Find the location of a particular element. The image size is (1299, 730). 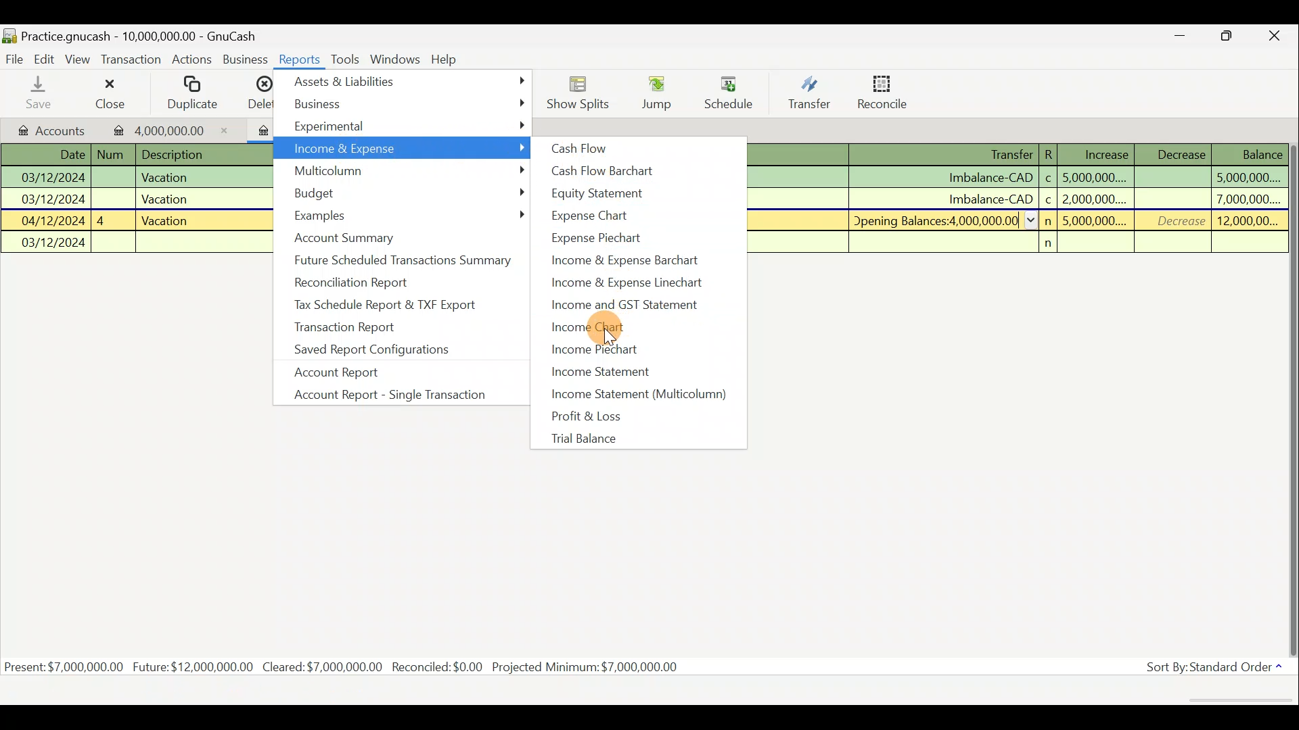

Business is located at coordinates (409, 103).